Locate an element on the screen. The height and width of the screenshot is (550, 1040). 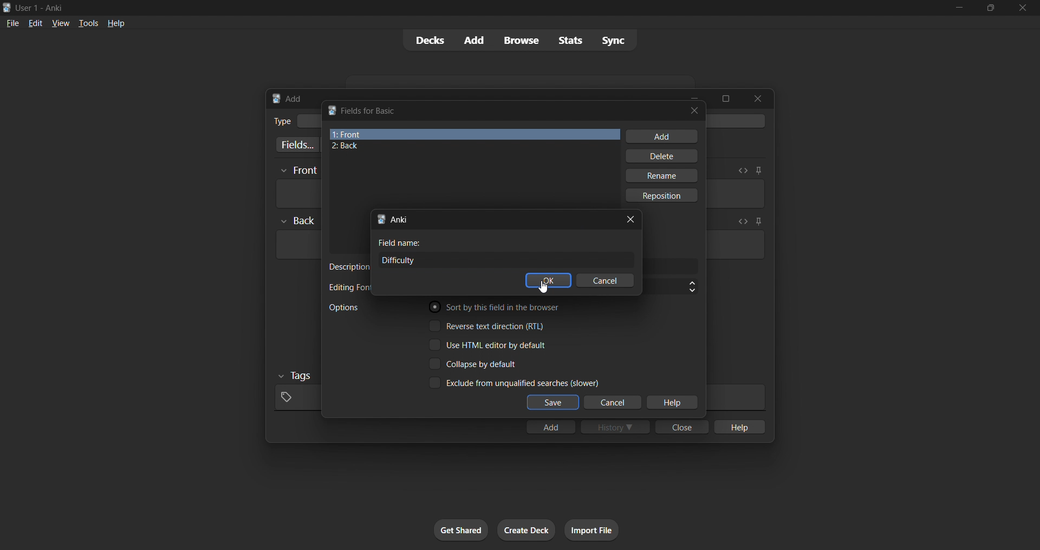
Card tags input is located at coordinates (736, 397).